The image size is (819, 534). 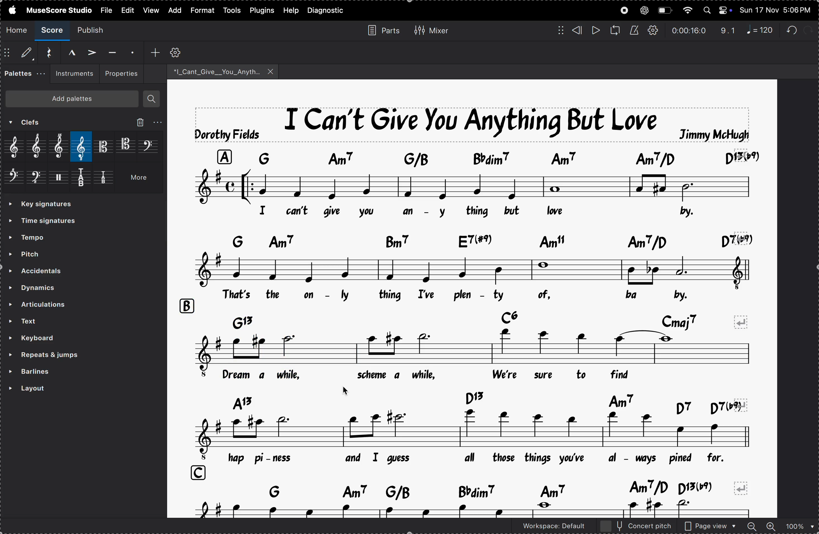 What do you see at coordinates (475, 489) in the screenshot?
I see `key notes` at bounding box center [475, 489].